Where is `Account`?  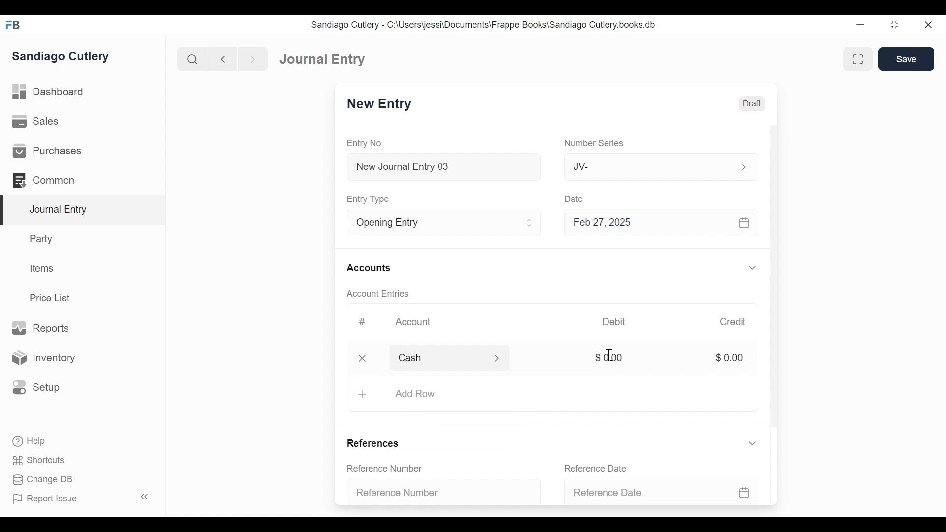
Account is located at coordinates (415, 322).